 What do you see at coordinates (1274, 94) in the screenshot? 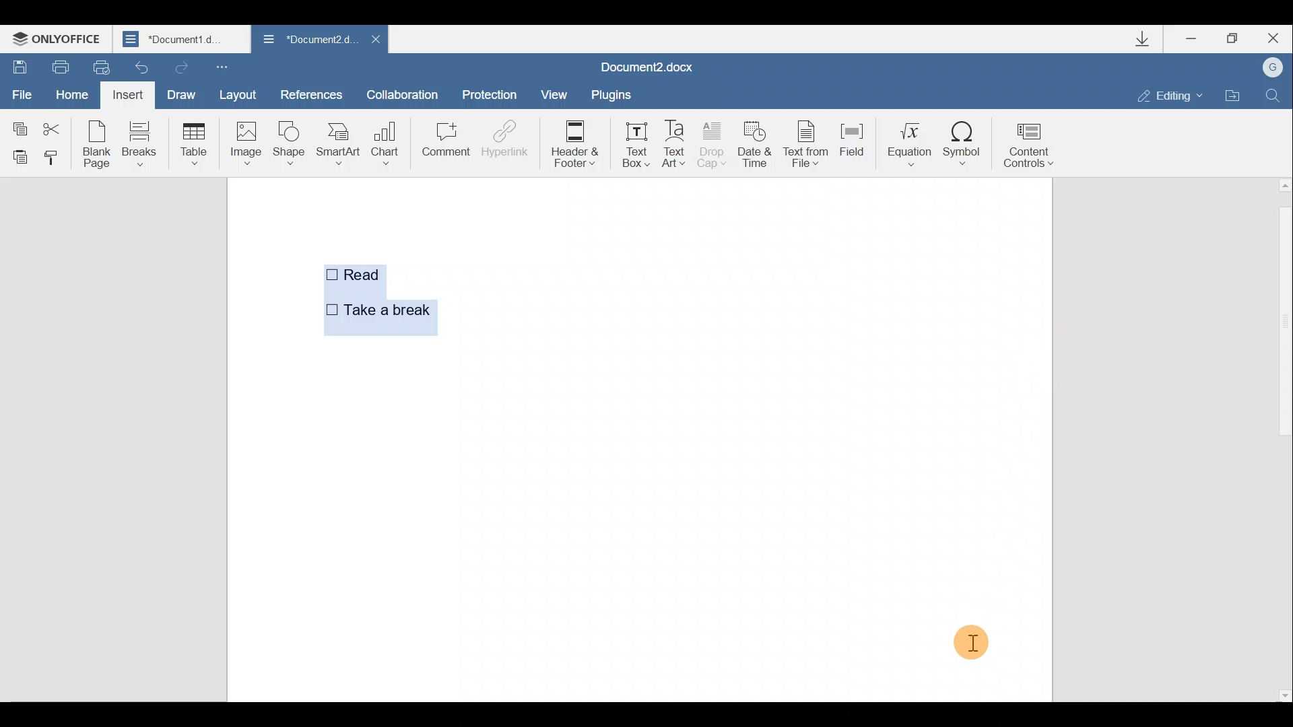
I see `Find` at bounding box center [1274, 94].